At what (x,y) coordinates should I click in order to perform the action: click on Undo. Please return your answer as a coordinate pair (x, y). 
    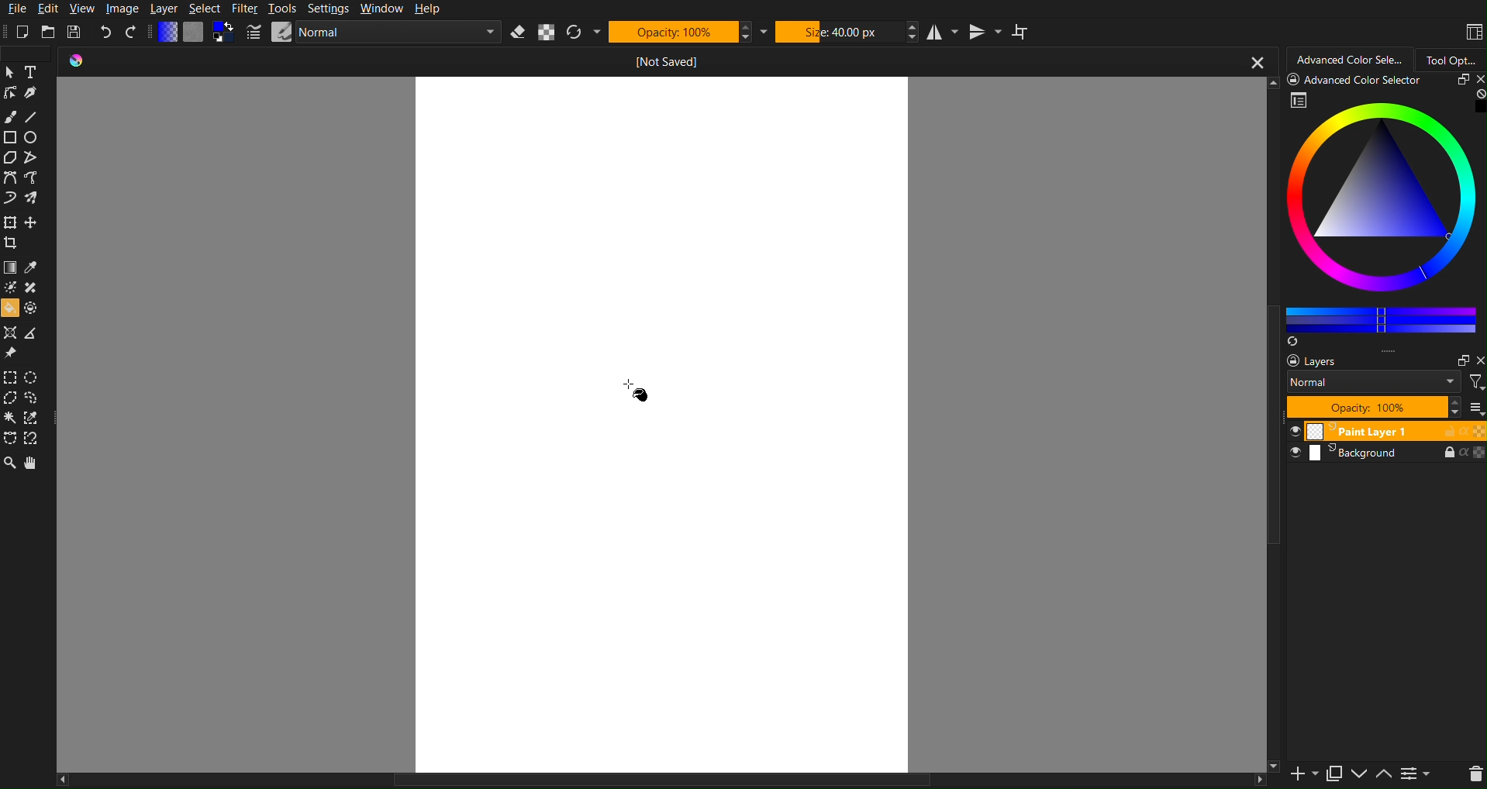
    Looking at the image, I should click on (106, 31).